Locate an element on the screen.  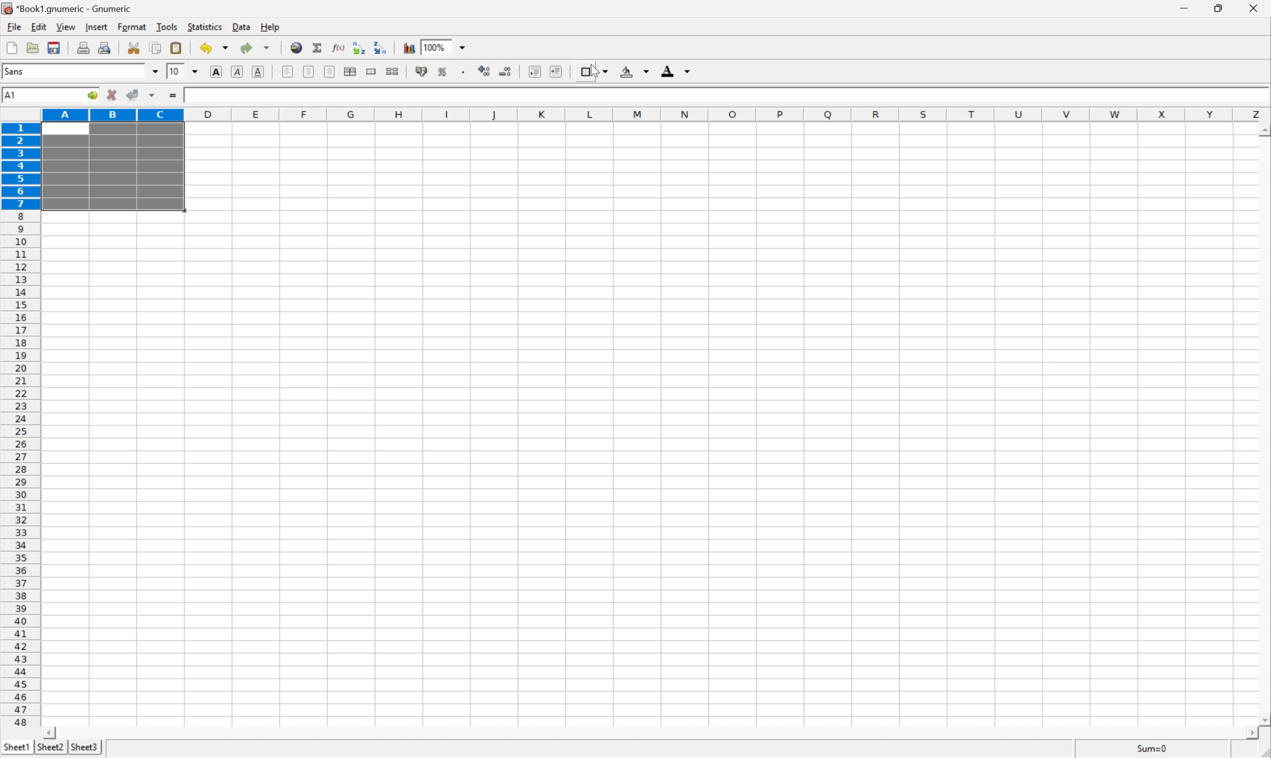
sum in current cell is located at coordinates (317, 47).